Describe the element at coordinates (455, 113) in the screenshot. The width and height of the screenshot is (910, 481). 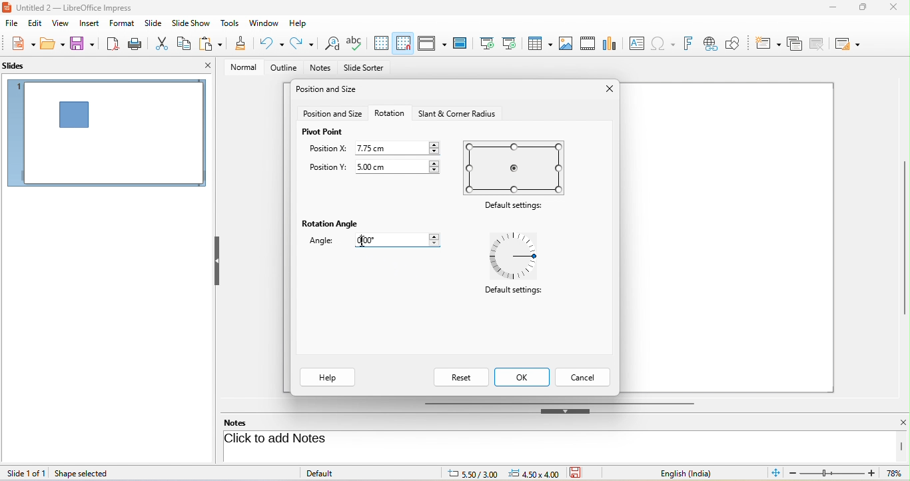
I see `slant and corner radius` at that location.